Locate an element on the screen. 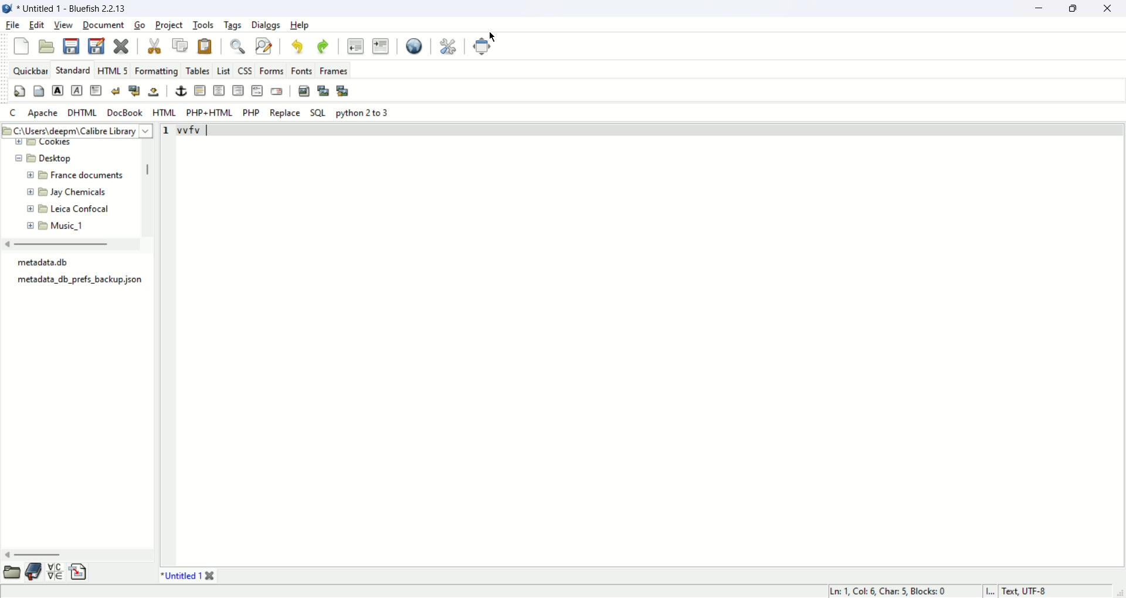 This screenshot has width=1126, height=598. insert thumbnail is located at coordinates (324, 90).